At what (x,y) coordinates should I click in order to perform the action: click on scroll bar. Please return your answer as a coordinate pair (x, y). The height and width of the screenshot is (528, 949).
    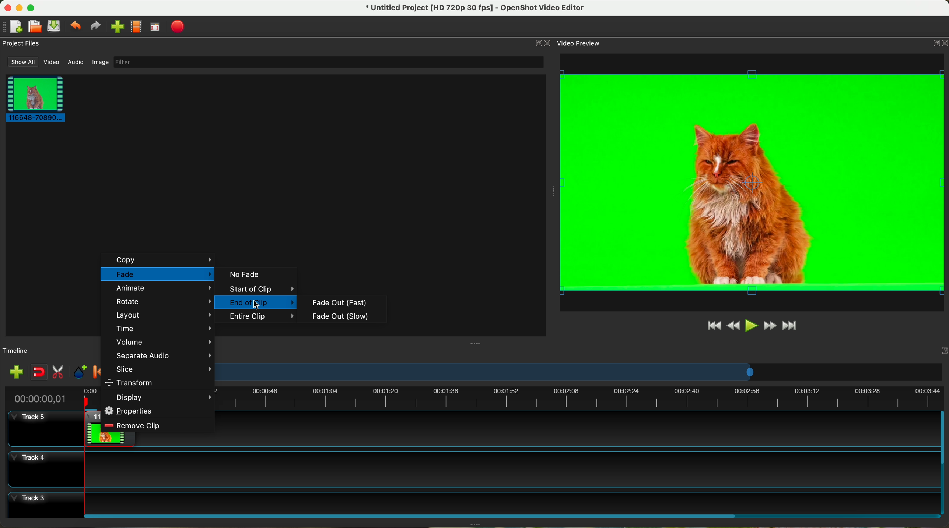
    Looking at the image, I should click on (511, 515).